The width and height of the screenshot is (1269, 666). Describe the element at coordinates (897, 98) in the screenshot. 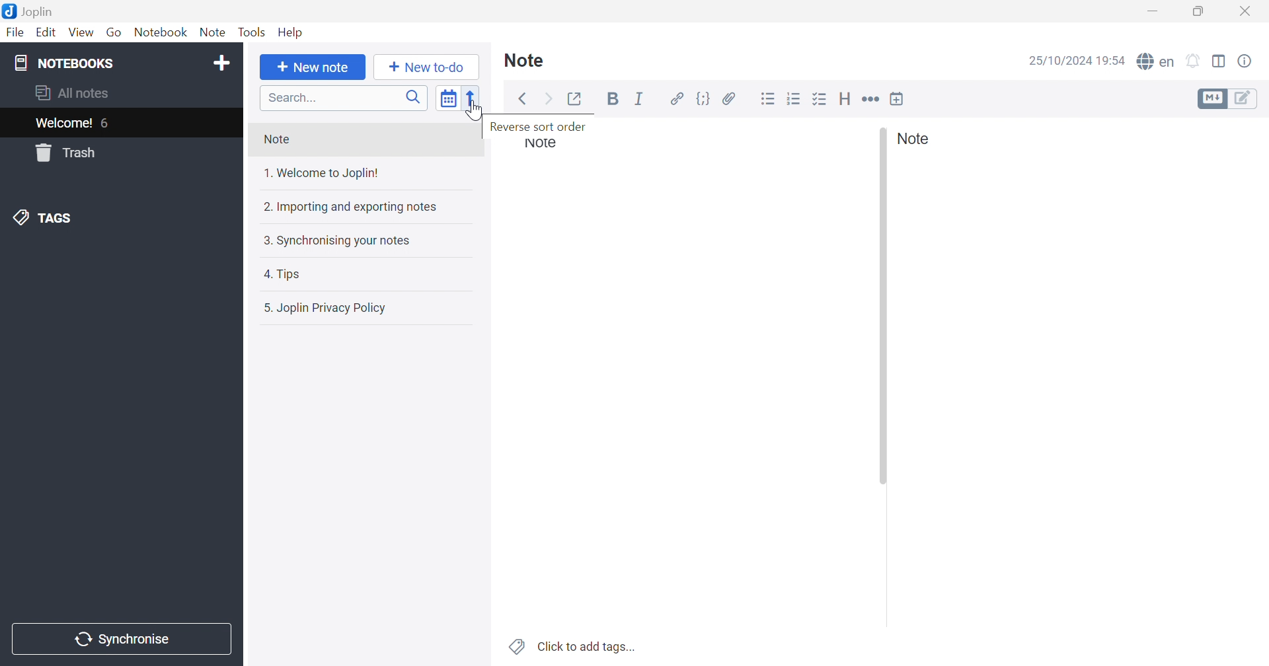

I see `Insert time` at that location.